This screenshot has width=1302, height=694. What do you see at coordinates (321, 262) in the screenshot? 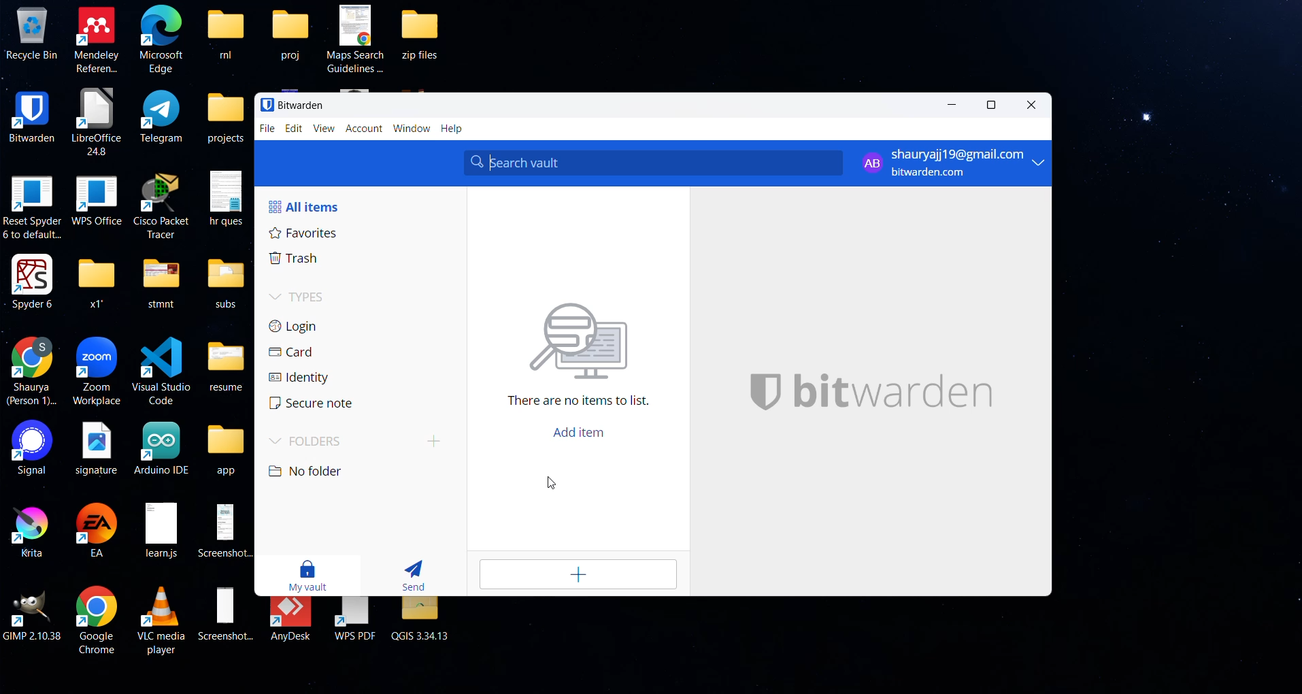
I see `trash` at bounding box center [321, 262].